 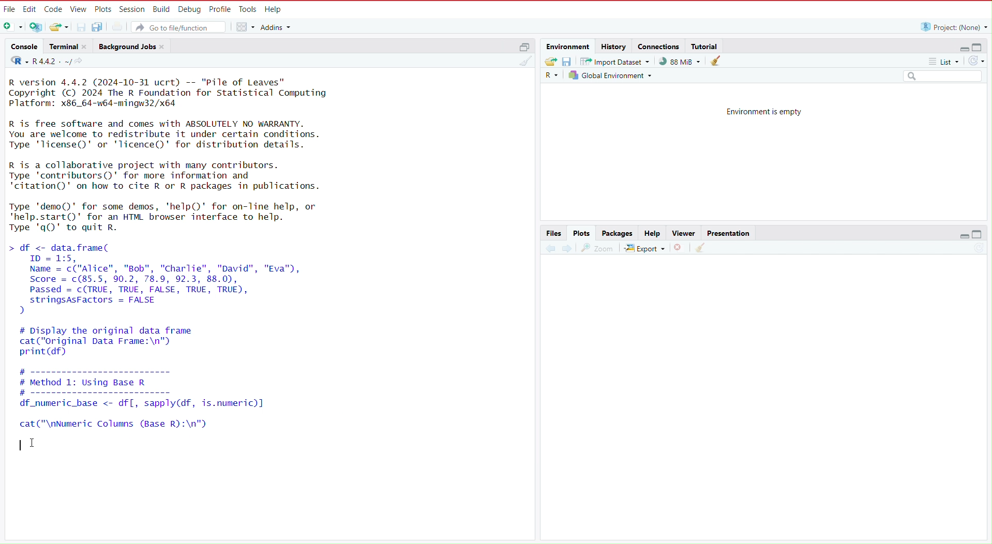 I want to click on connections, so click(x=658, y=45).